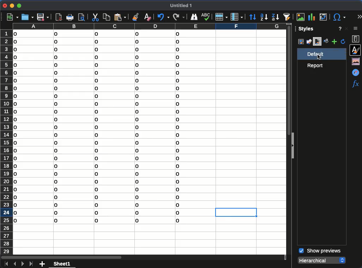 This screenshot has width=362, height=268. I want to click on pivot table, so click(324, 17).